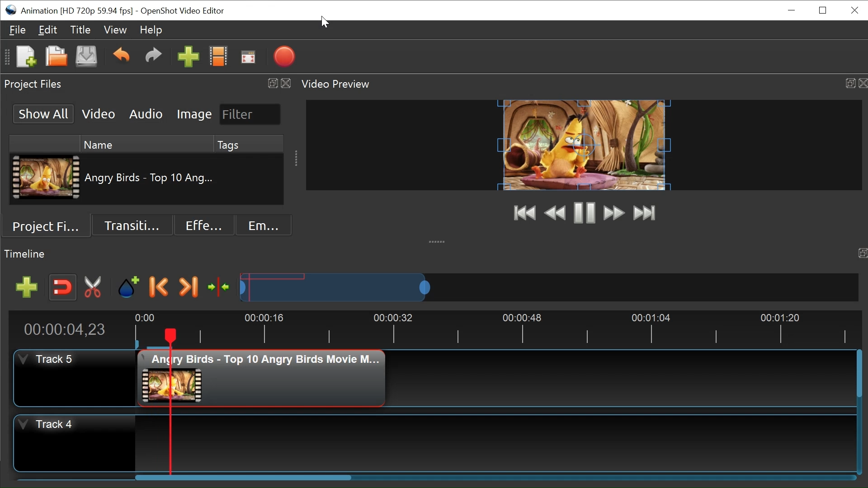 Image resolution: width=868 pixels, height=488 pixels. What do you see at coordinates (585, 213) in the screenshot?
I see `Play` at bounding box center [585, 213].